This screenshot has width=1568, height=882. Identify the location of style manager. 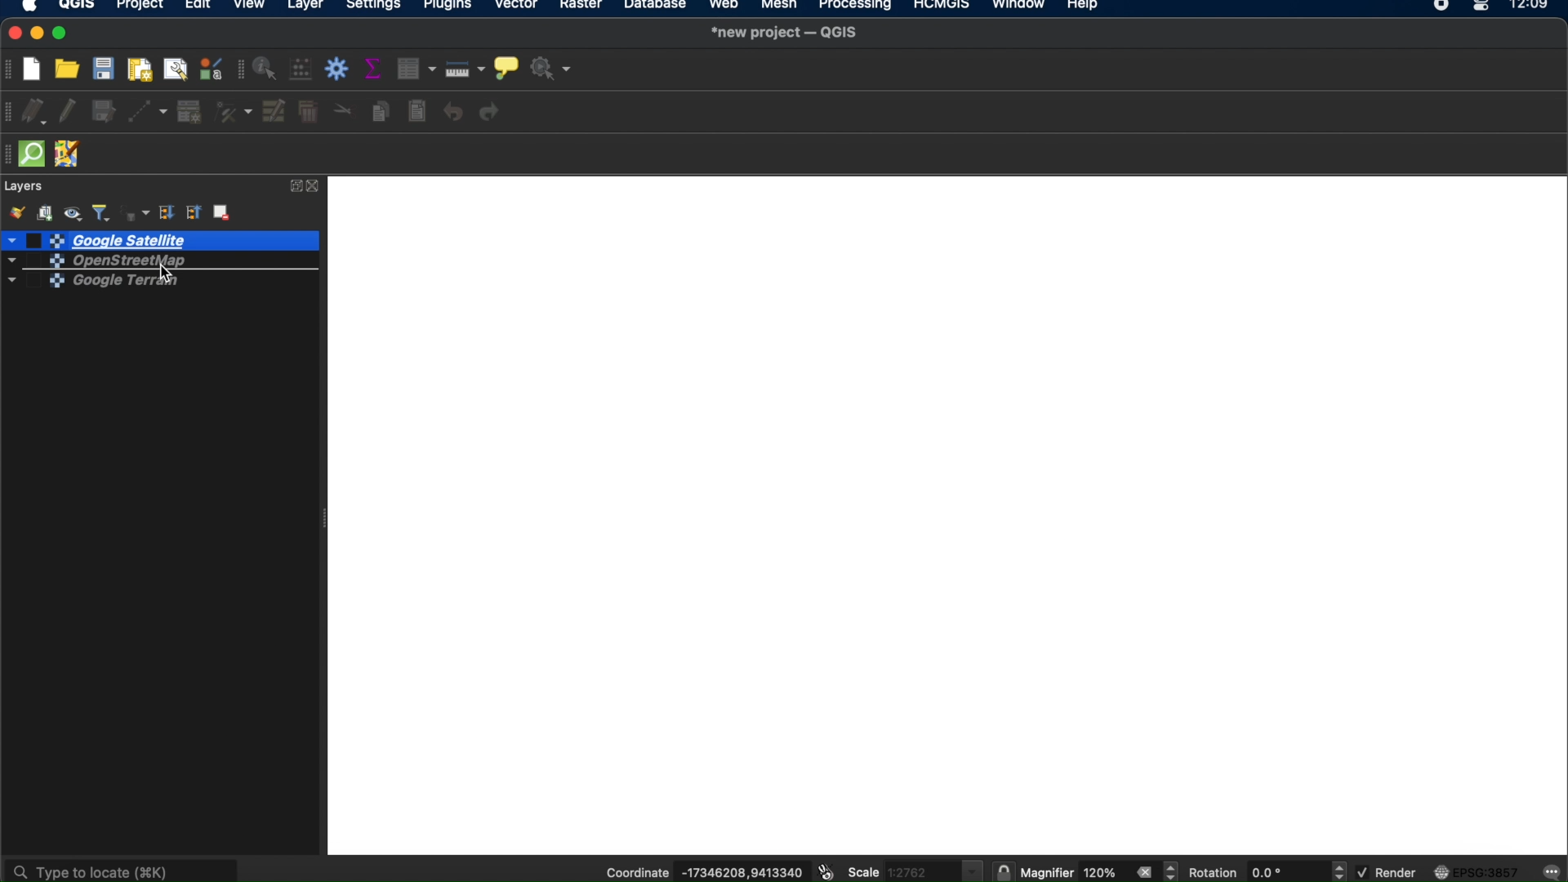
(210, 69).